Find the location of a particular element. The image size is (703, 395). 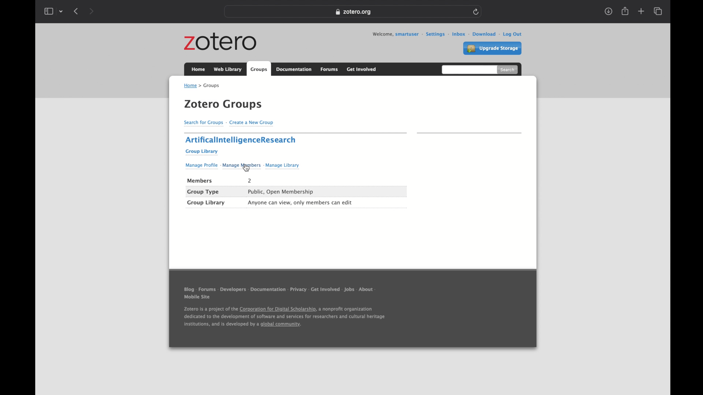

public, open membership is located at coordinates (281, 192).